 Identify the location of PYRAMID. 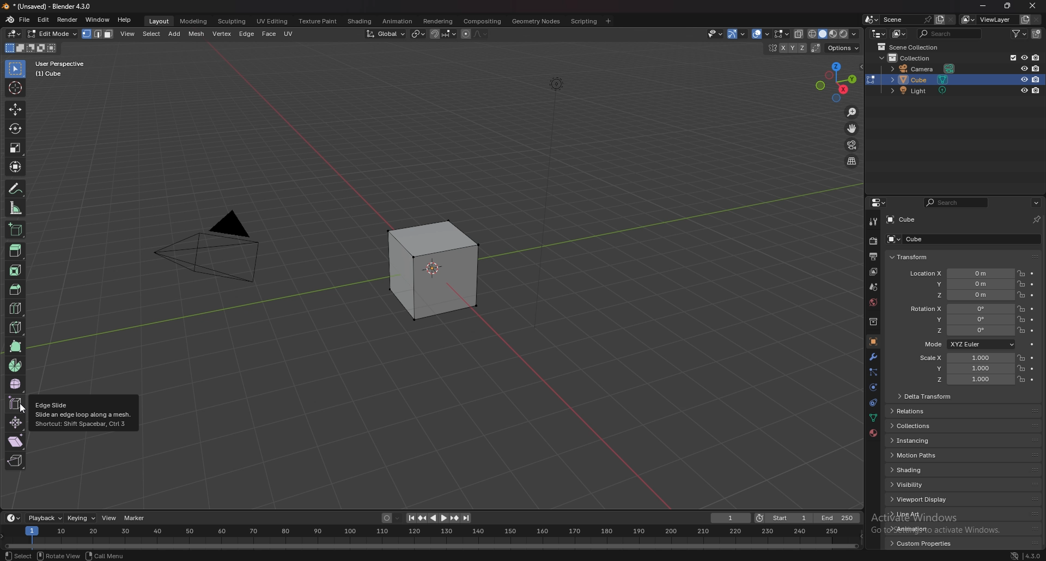
(216, 248).